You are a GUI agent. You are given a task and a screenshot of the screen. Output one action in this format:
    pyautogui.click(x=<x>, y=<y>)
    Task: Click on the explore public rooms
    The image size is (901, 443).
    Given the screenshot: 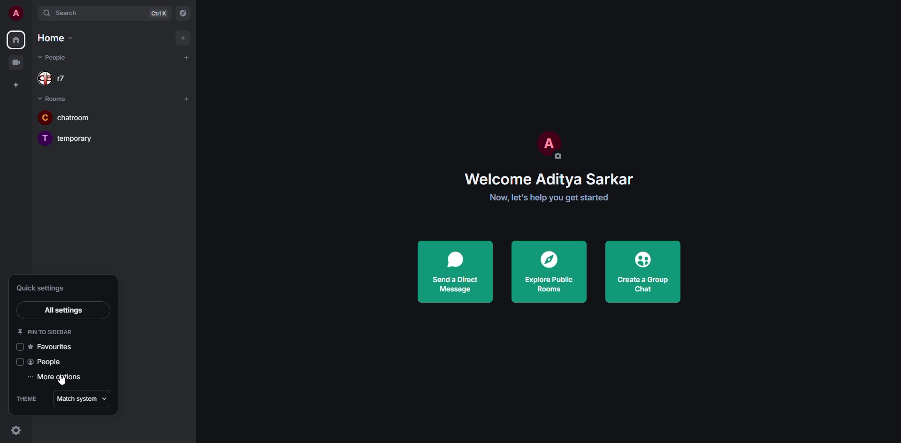 What is the action you would take?
    pyautogui.click(x=546, y=272)
    